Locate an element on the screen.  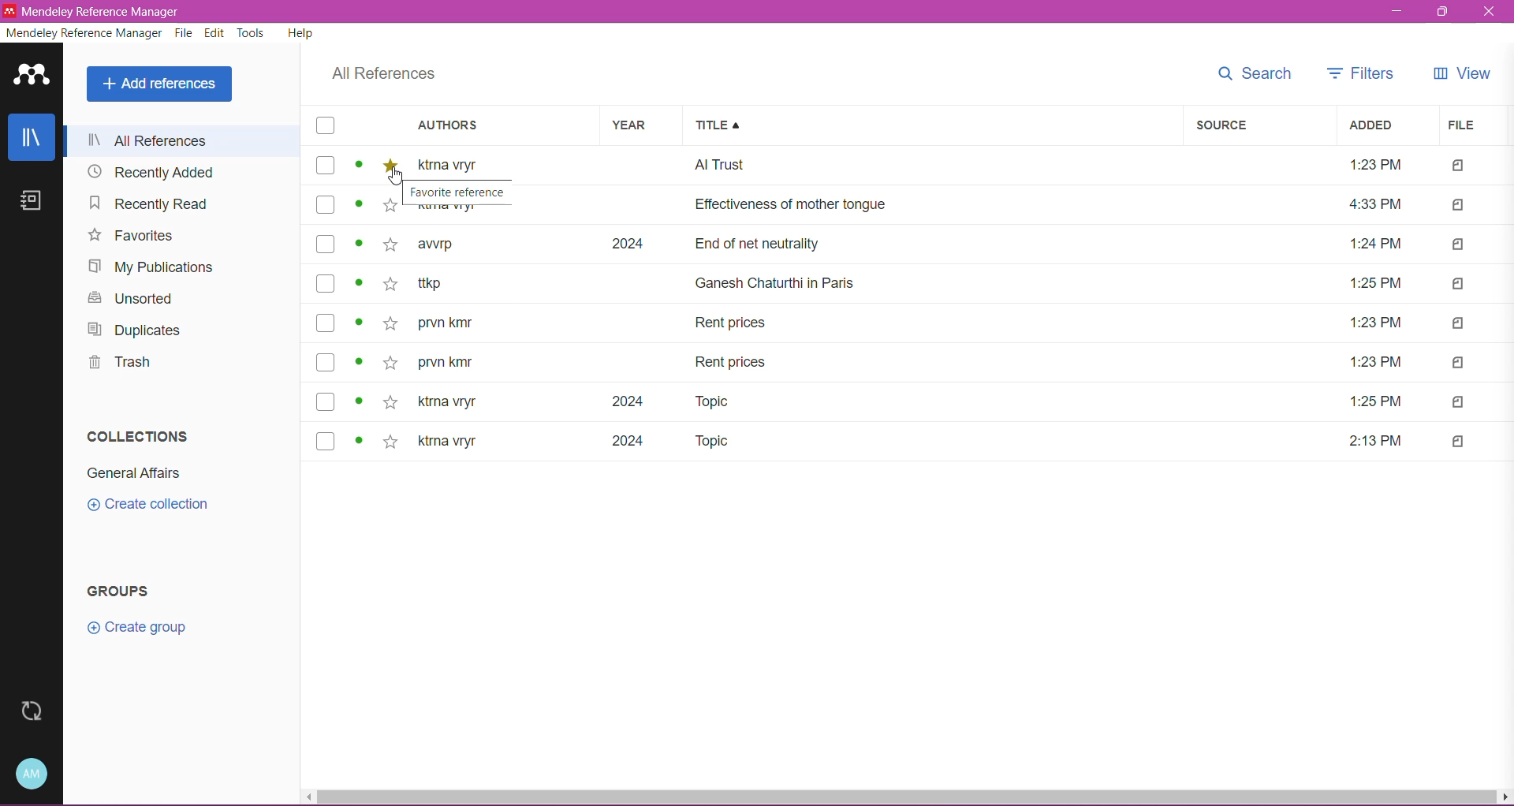
Account and Help is located at coordinates (31, 773).